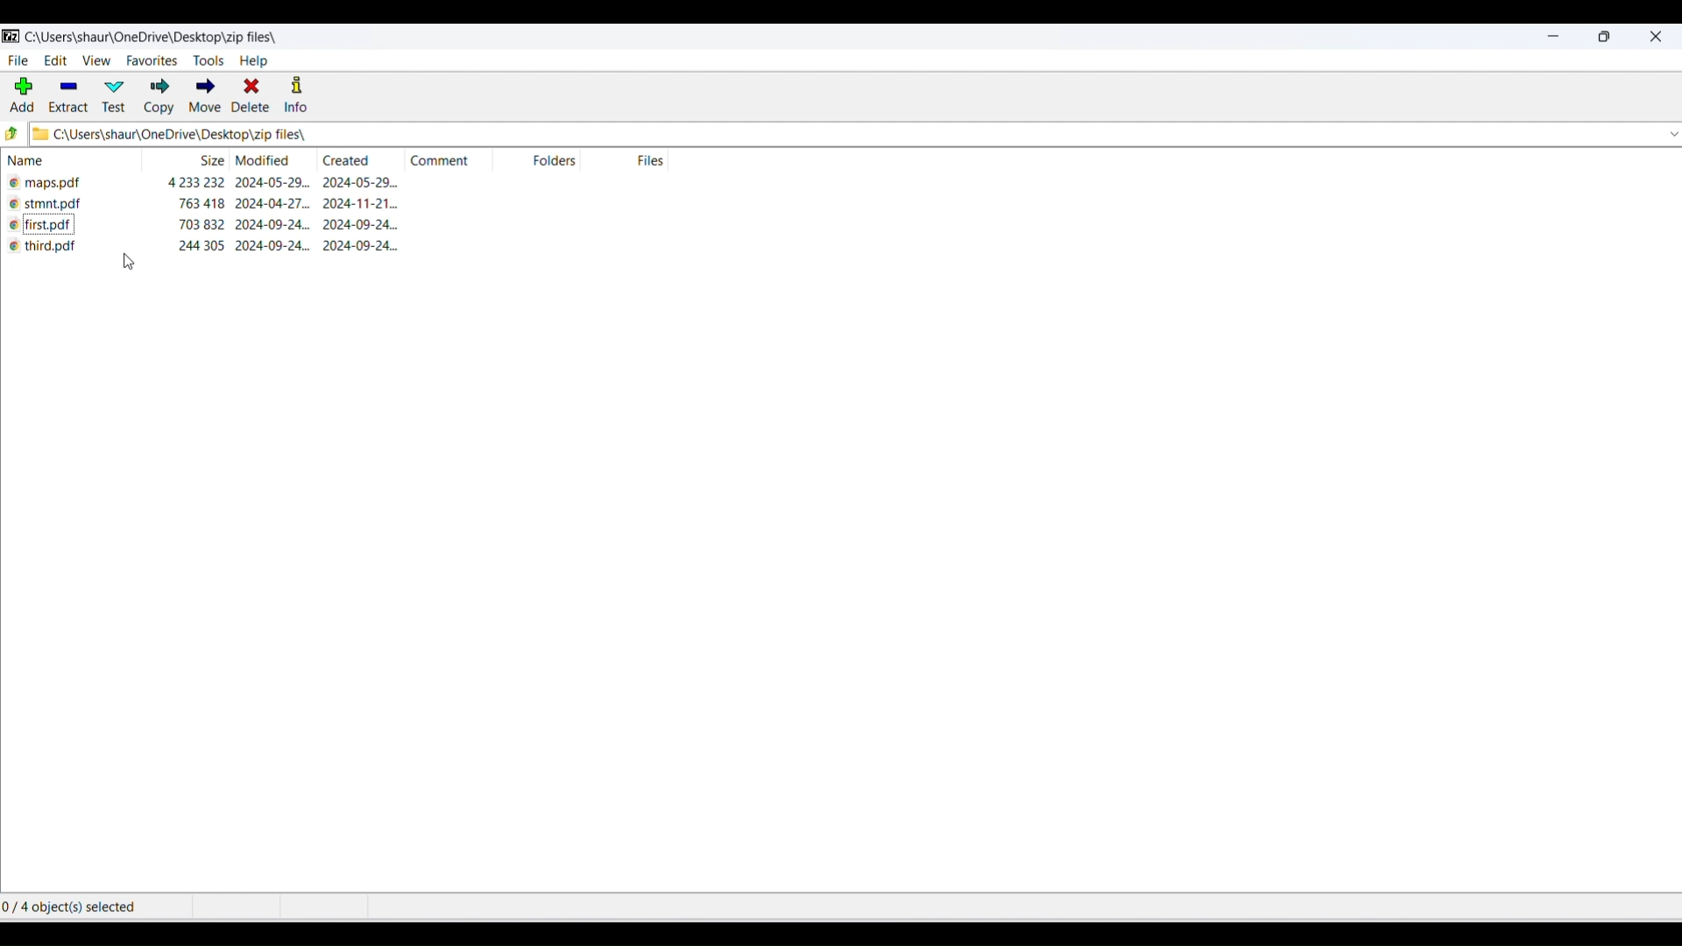 This screenshot has width=1682, height=946. What do you see at coordinates (251, 96) in the screenshot?
I see `delete` at bounding box center [251, 96].